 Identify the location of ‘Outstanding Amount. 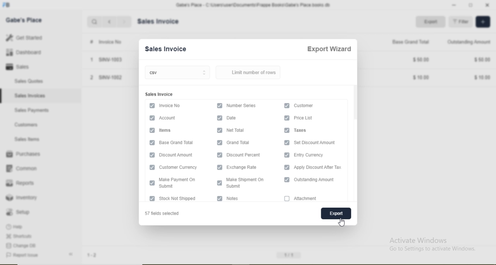
(470, 41).